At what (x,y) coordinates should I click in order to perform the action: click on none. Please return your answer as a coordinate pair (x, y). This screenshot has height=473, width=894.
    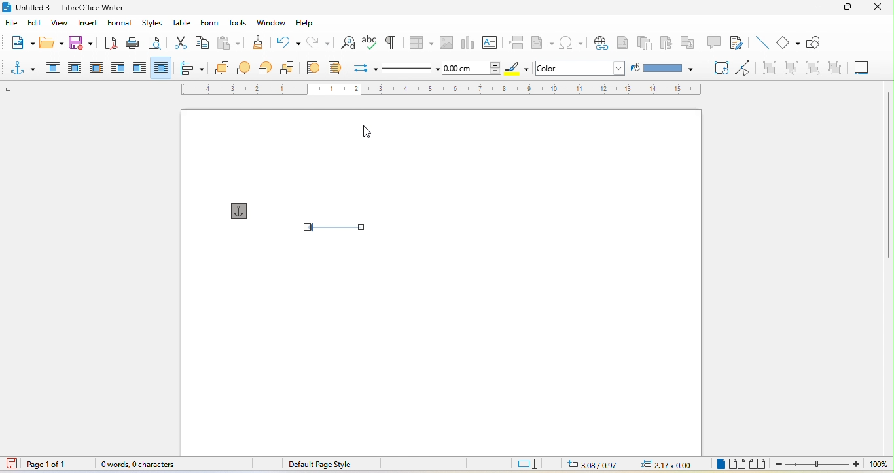
    Looking at the image, I should click on (53, 69).